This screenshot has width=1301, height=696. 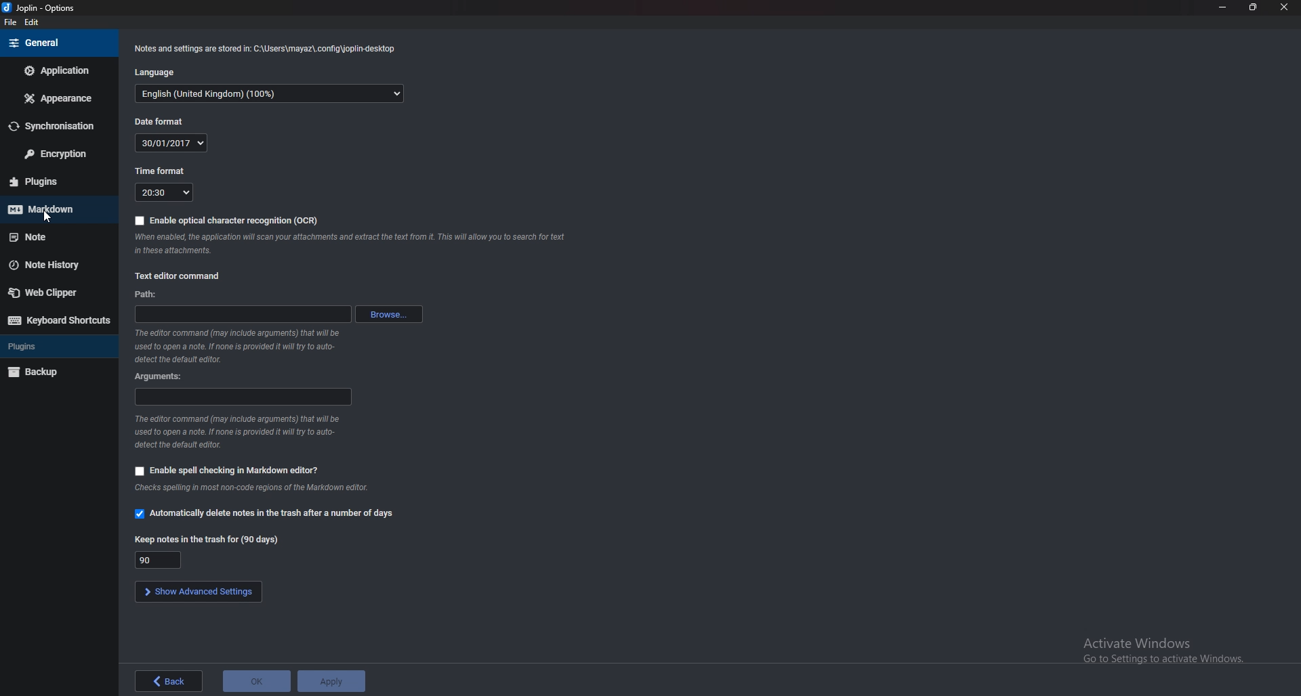 What do you see at coordinates (172, 143) in the screenshot?
I see `Date format` at bounding box center [172, 143].